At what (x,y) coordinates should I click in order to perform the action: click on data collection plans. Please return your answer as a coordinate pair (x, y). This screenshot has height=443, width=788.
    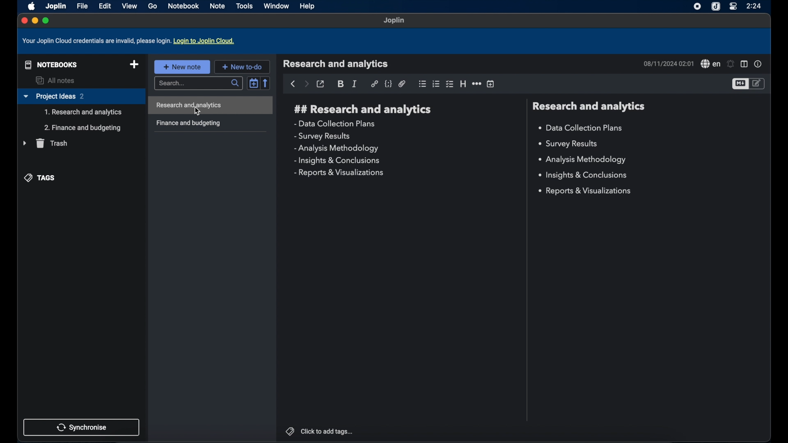
    Looking at the image, I should click on (582, 128).